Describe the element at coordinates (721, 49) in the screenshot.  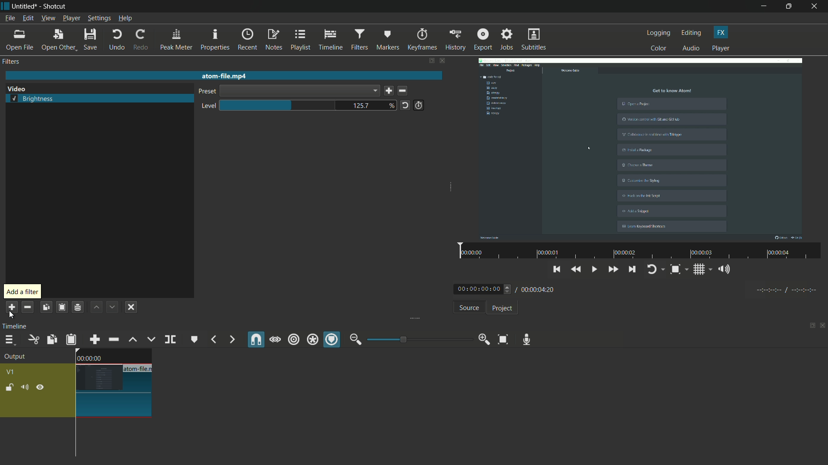
I see `player` at that location.